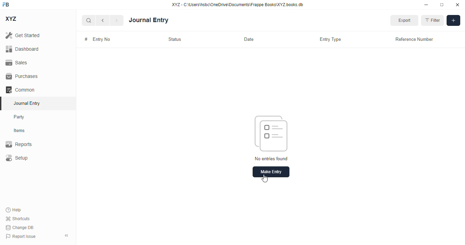 Image resolution: width=465 pixels, height=245 pixels. I want to click on close, so click(457, 5).